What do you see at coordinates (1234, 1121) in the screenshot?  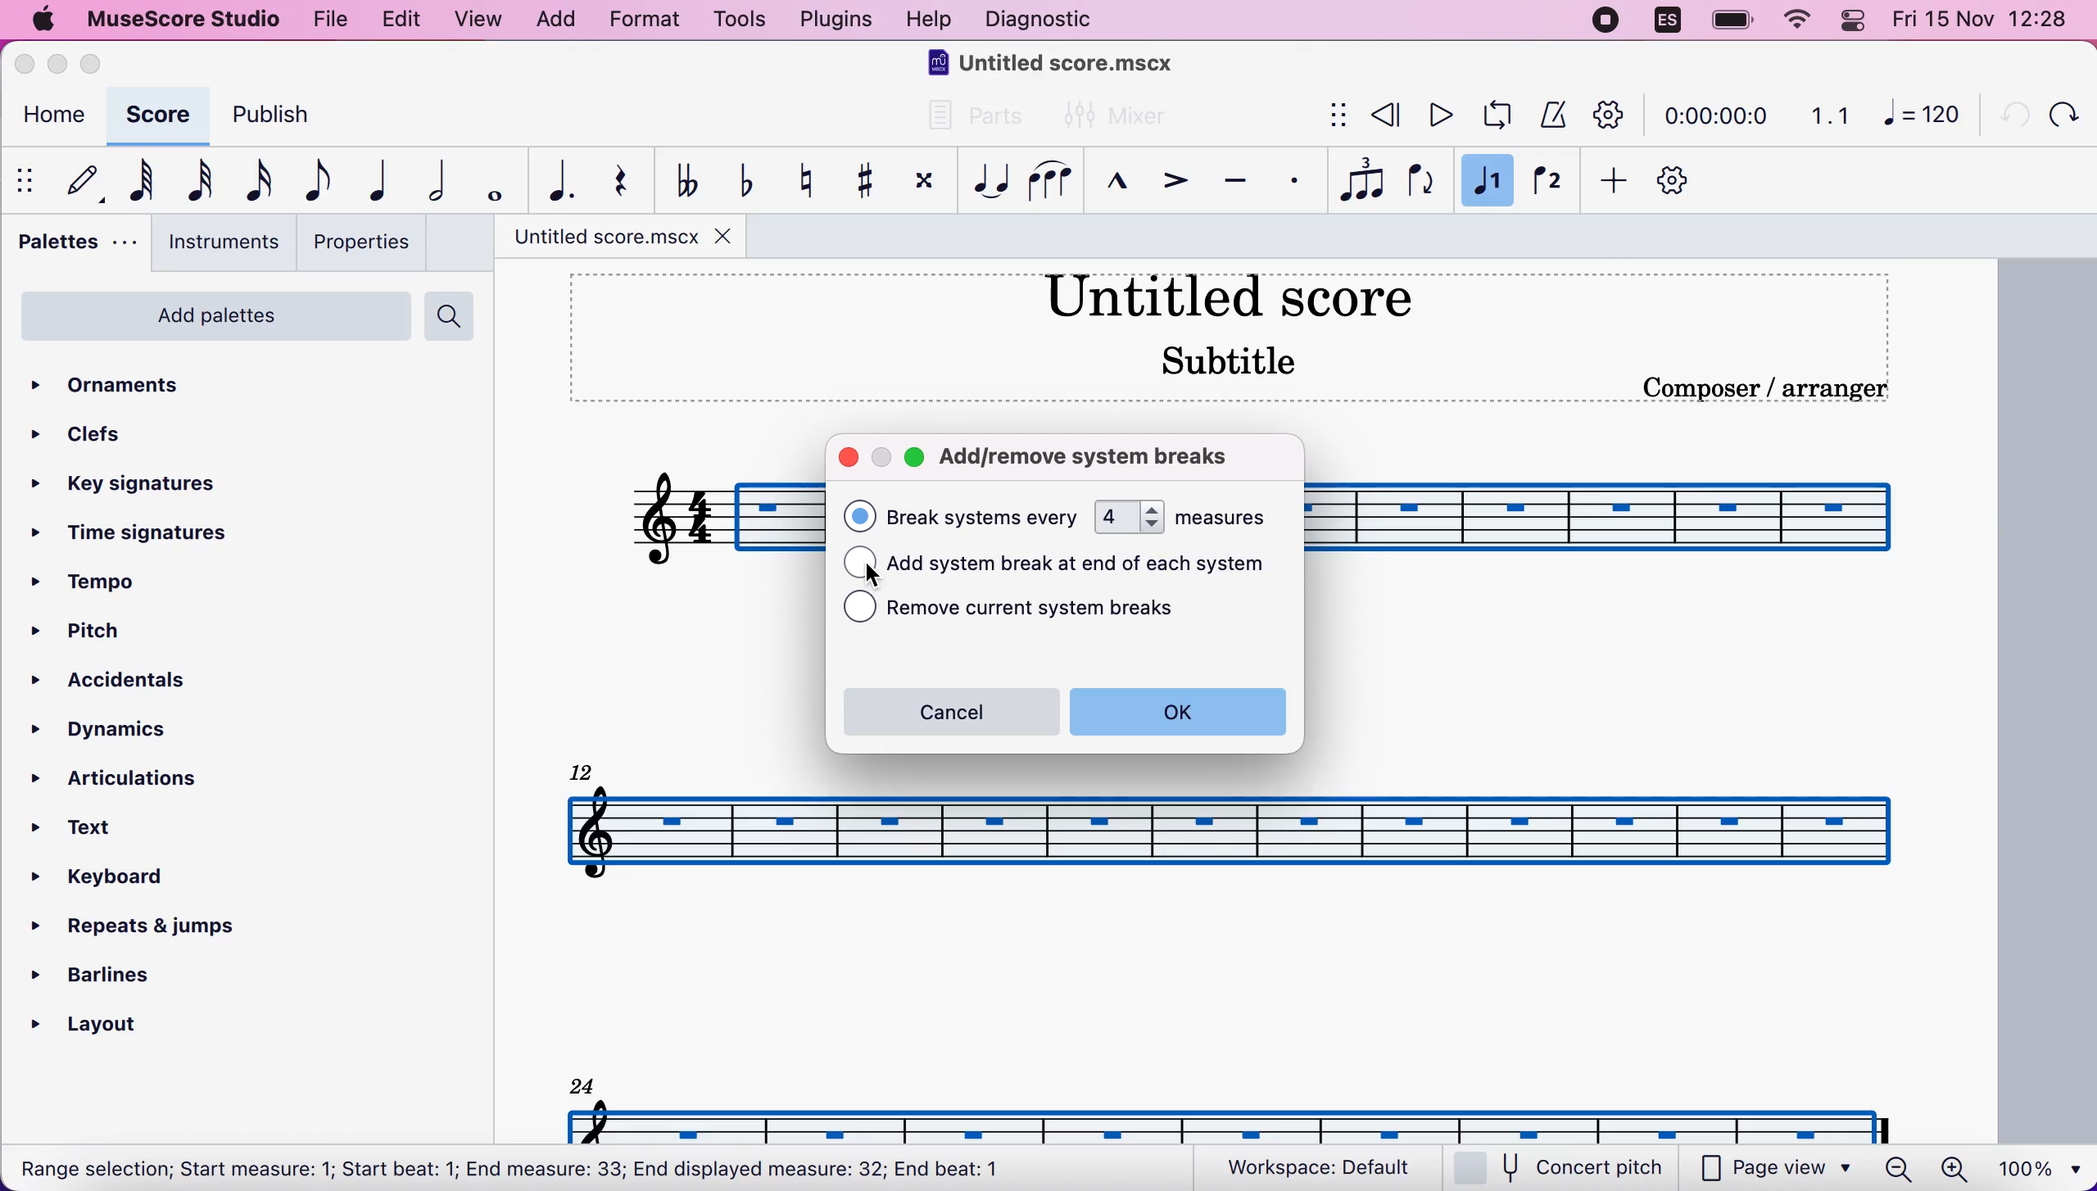 I see `score` at bounding box center [1234, 1121].